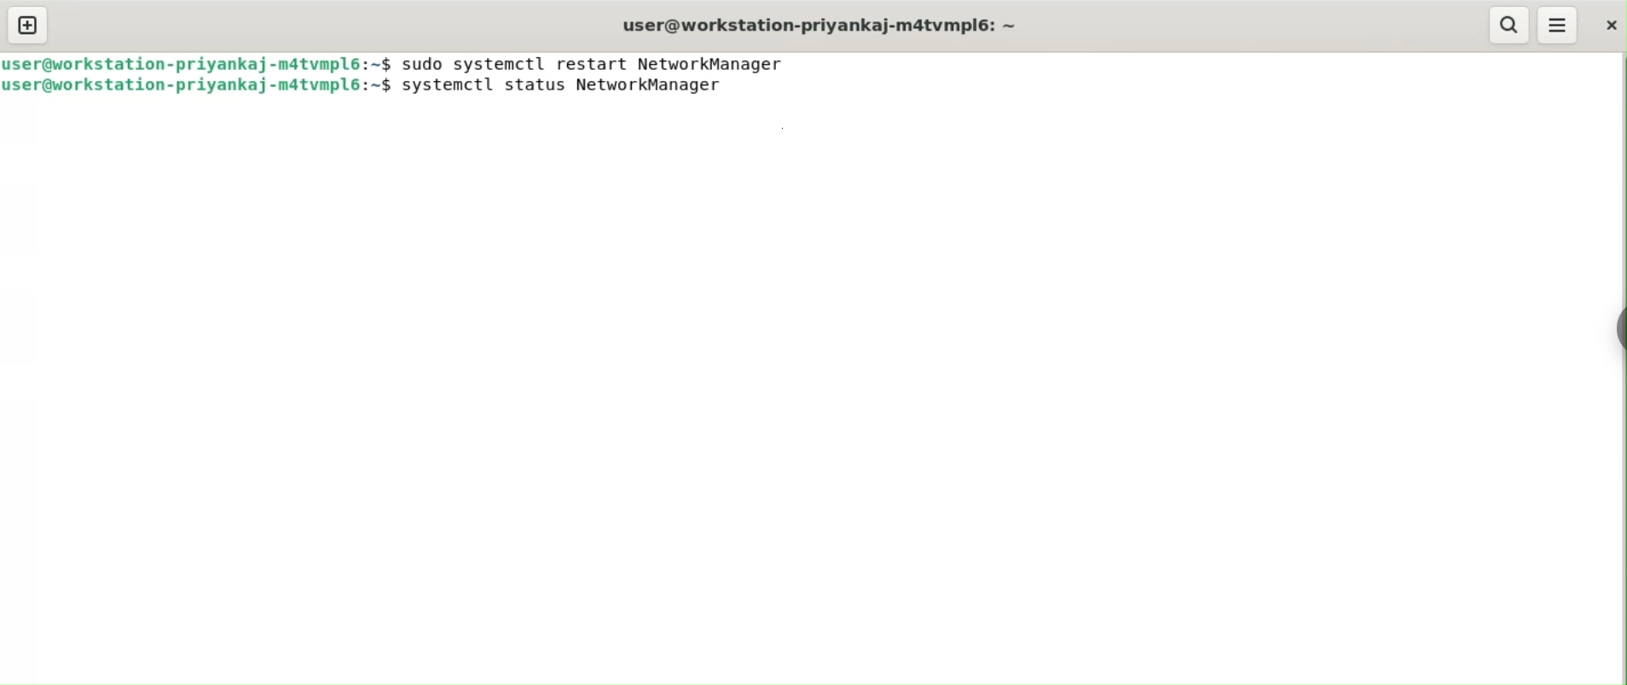 The height and width of the screenshot is (685, 1627). What do you see at coordinates (1508, 26) in the screenshot?
I see `search` at bounding box center [1508, 26].